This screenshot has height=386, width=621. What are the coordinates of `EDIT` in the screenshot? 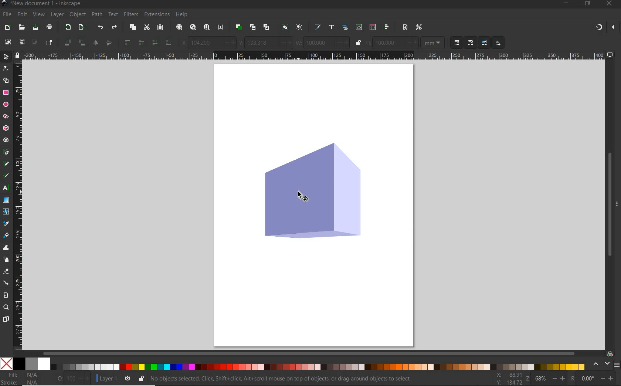 It's located at (21, 14).